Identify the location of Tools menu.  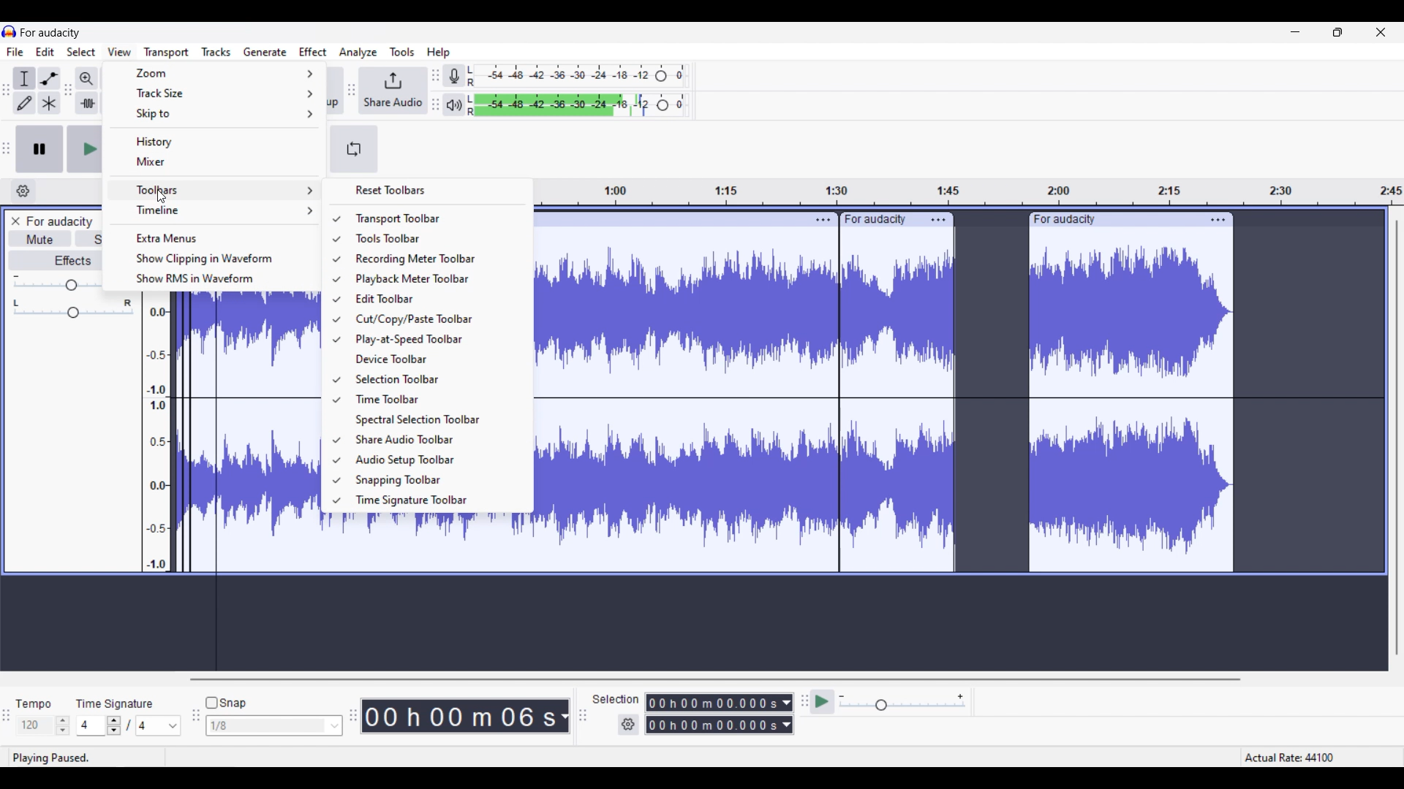
(403, 52).